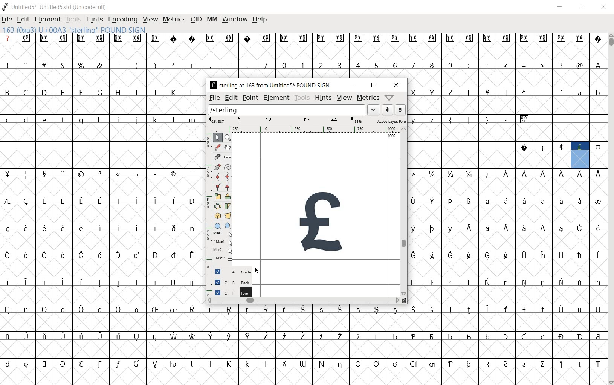 Image resolution: width=614 pixels, height=385 pixels. What do you see at coordinates (562, 39) in the screenshot?
I see `Symbol` at bounding box center [562, 39].